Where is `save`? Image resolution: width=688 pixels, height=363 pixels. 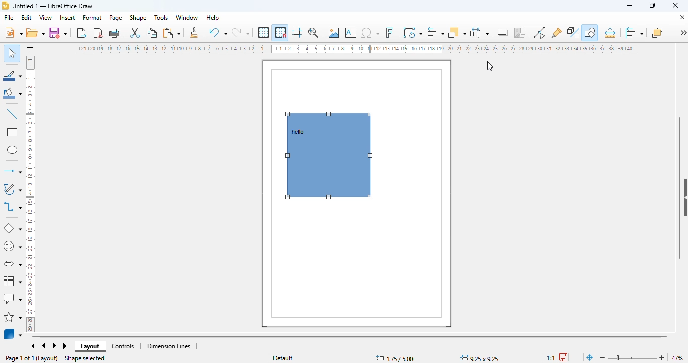
save is located at coordinates (57, 32).